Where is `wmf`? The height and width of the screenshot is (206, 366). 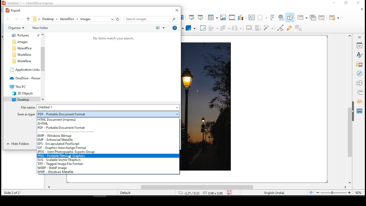 wmf is located at coordinates (69, 172).